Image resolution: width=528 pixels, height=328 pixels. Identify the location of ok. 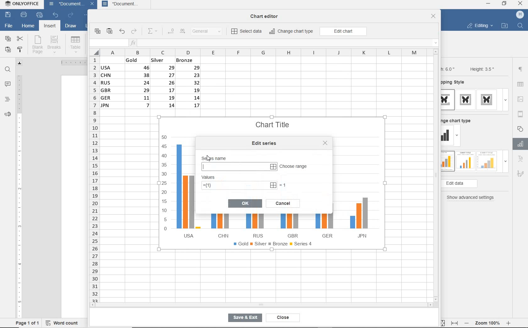
(245, 203).